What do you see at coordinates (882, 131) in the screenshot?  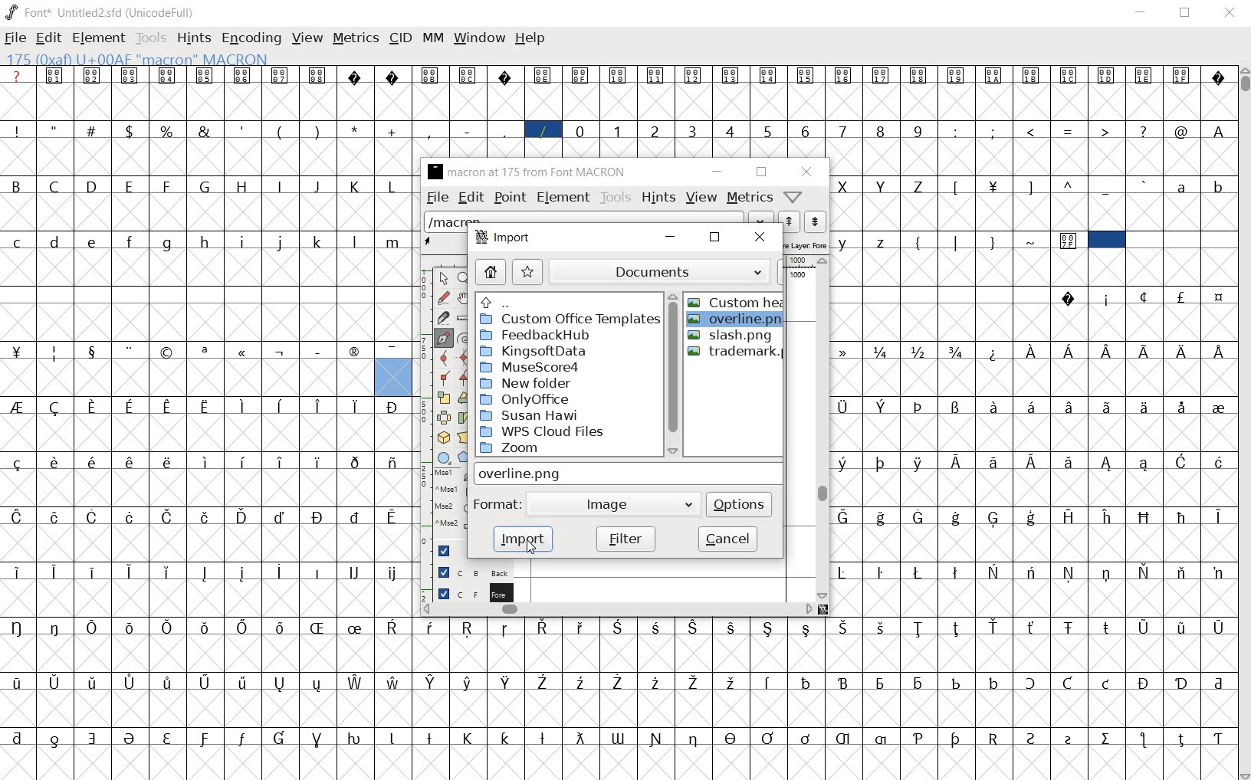 I see `8` at bounding box center [882, 131].